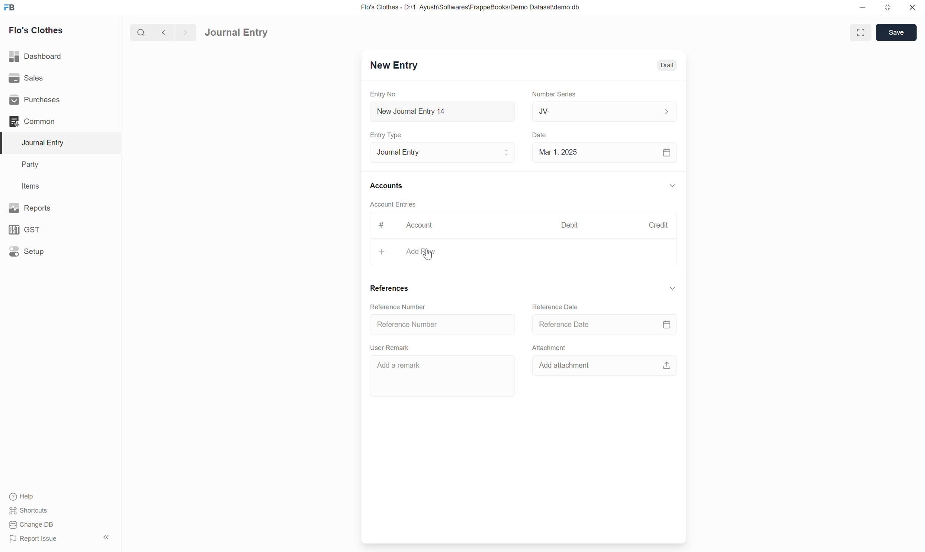 This screenshot has height=552, width=925. What do you see at coordinates (886, 7) in the screenshot?
I see `resize` at bounding box center [886, 7].